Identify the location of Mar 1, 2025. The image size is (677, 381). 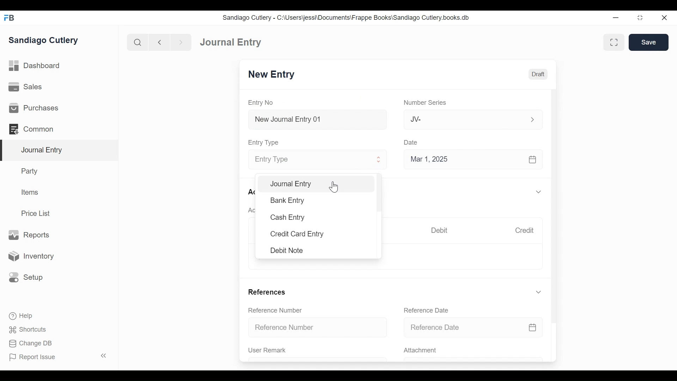
(473, 159).